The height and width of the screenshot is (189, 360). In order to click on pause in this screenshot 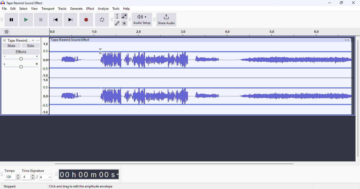, I will do `click(12, 20)`.